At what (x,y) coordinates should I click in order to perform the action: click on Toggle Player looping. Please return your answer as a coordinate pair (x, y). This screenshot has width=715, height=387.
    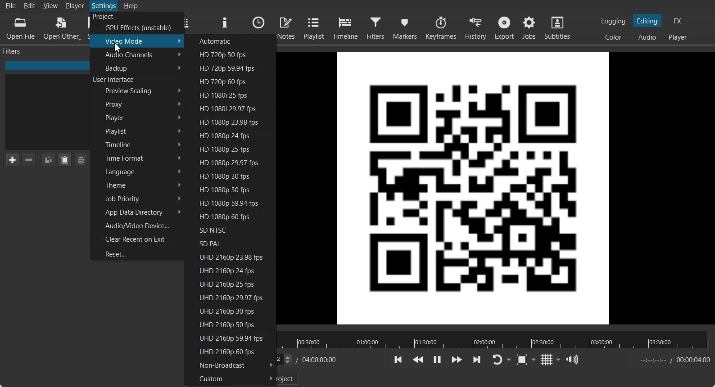
    Looking at the image, I should click on (501, 360).